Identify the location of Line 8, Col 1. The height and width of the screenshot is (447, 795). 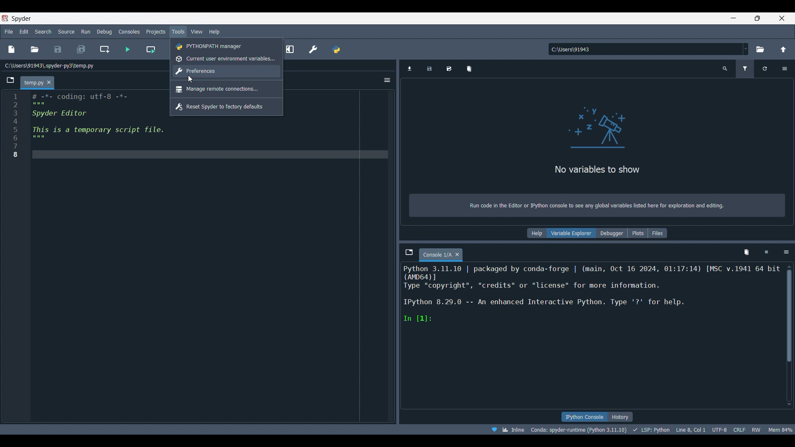
(690, 430).